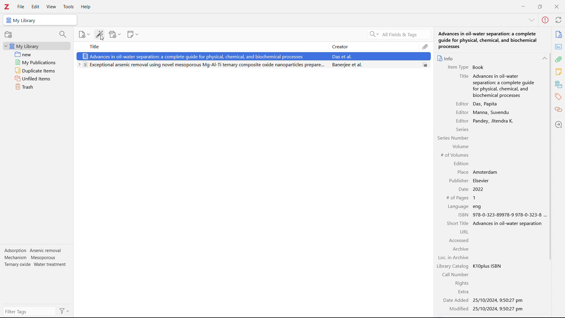  Describe the element at coordinates (558, 47) in the screenshot. I see `abstract` at that location.